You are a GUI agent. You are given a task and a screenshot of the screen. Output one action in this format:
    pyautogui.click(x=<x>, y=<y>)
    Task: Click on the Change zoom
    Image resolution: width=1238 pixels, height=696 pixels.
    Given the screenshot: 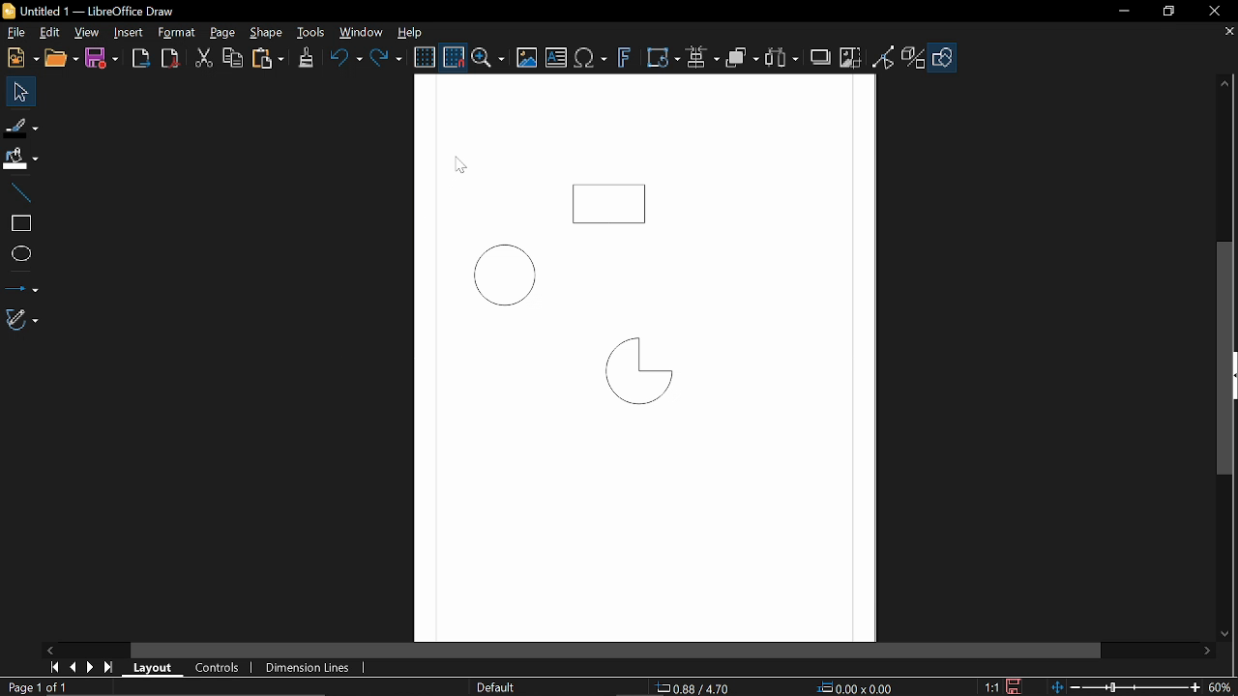 What is the action you would take?
    pyautogui.click(x=1121, y=686)
    